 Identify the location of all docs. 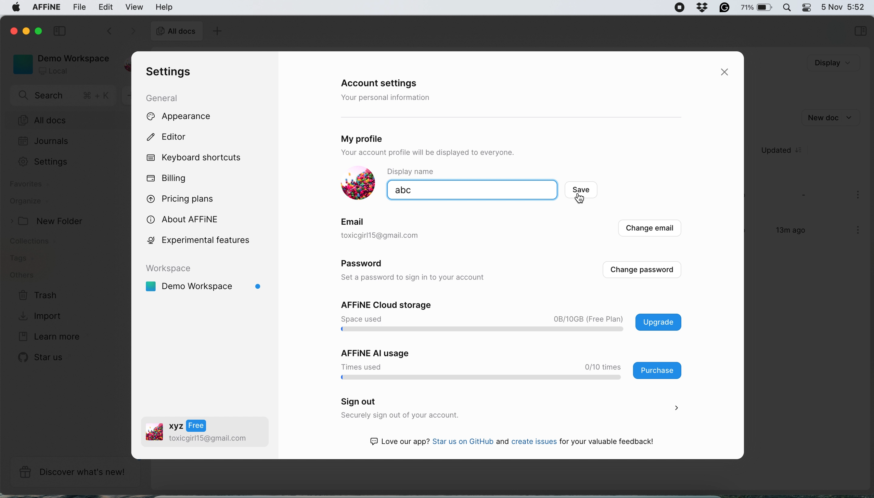
(176, 32).